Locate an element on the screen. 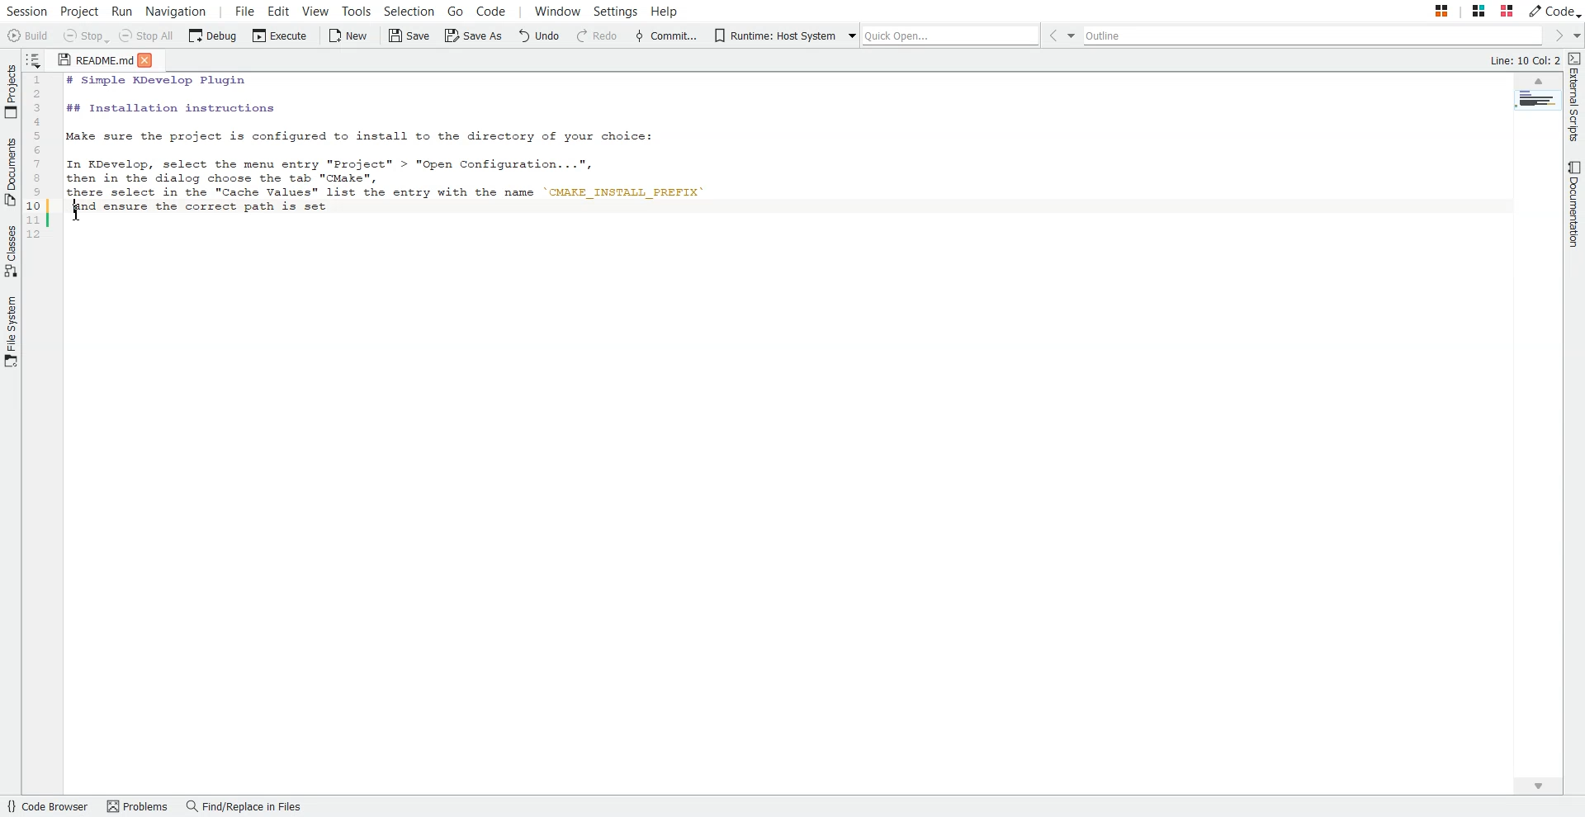 The width and height of the screenshot is (1585, 817). View is located at coordinates (315, 10).